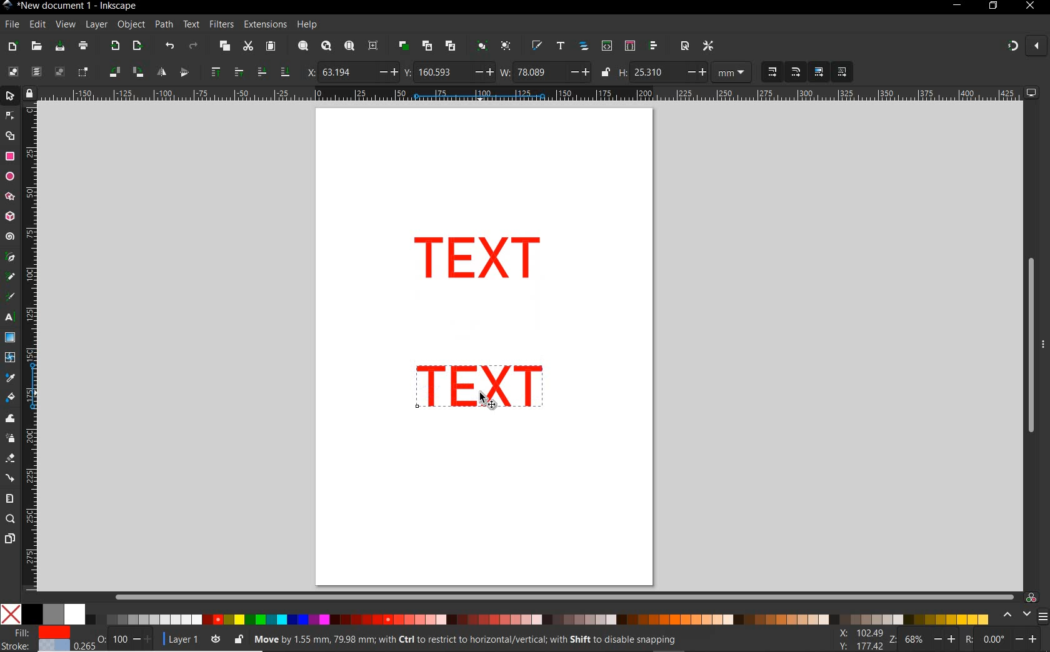 This screenshot has width=1050, height=652. What do you see at coordinates (859, 638) in the screenshot?
I see `cursor coordintes` at bounding box center [859, 638].